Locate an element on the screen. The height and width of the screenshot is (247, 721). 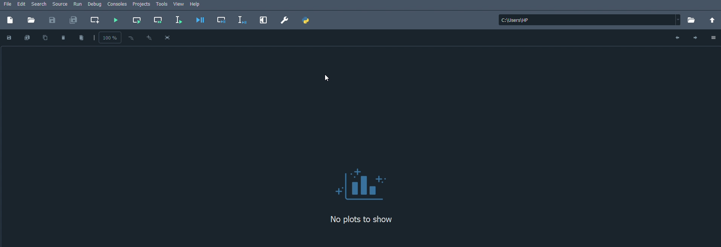
New file is located at coordinates (11, 20).